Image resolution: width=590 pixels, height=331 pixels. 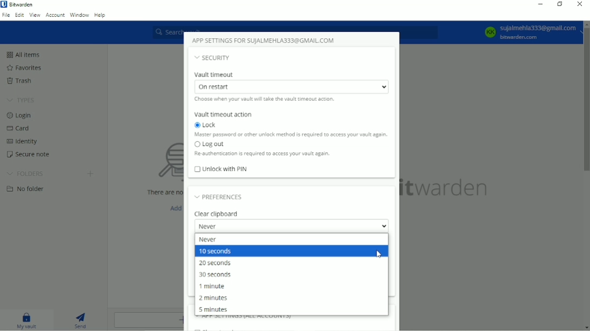 I want to click on All items, so click(x=28, y=53).